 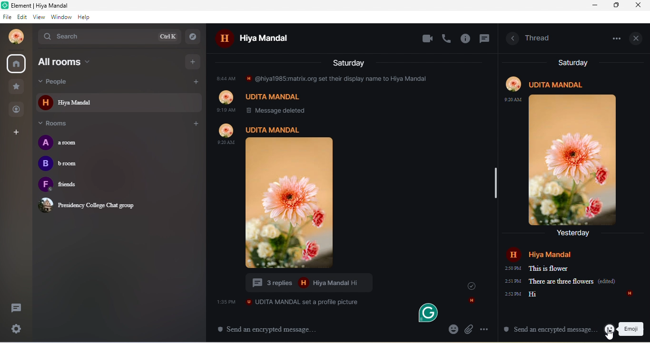 What do you see at coordinates (291, 302) in the screenshot?
I see `Message` at bounding box center [291, 302].